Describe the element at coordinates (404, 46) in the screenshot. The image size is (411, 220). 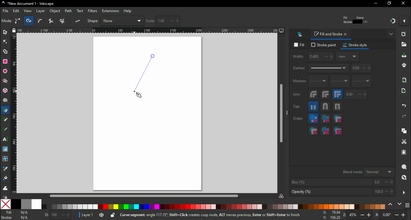
I see `open file dialogue` at that location.